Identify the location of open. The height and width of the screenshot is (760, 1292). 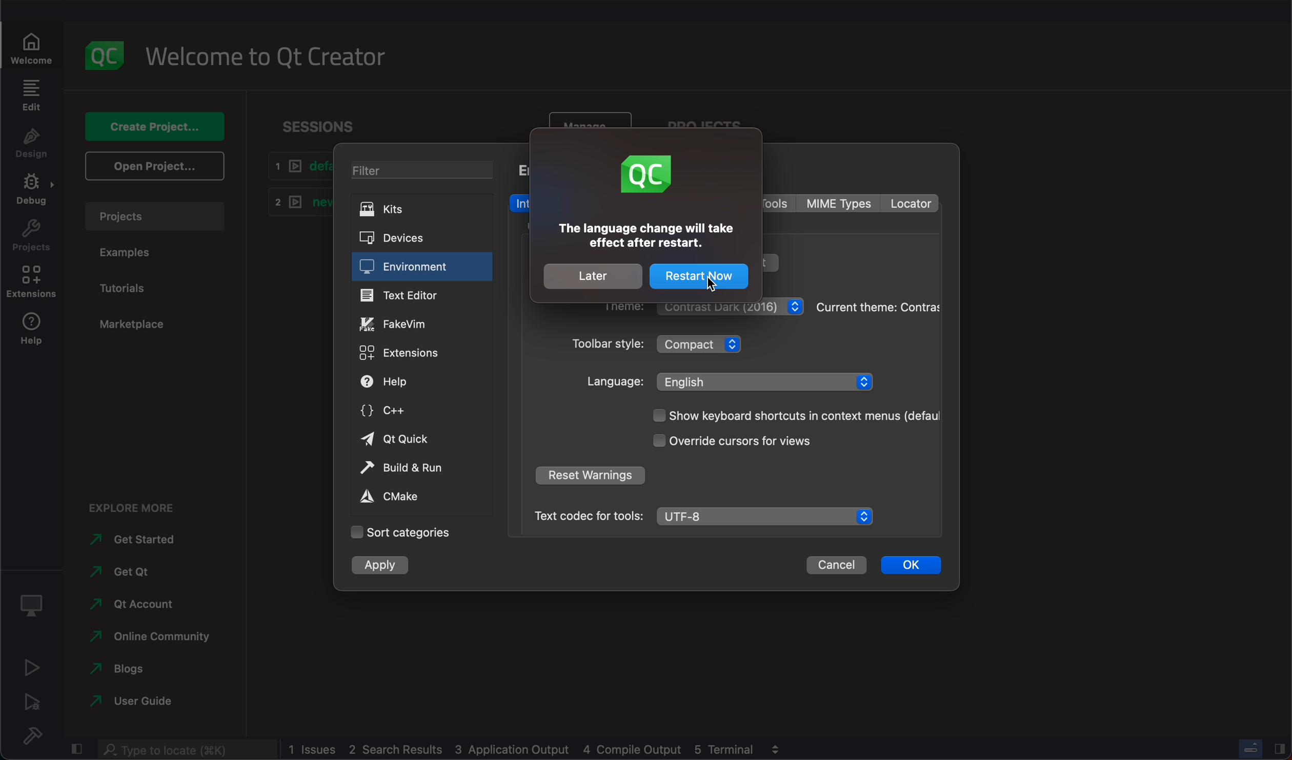
(152, 166).